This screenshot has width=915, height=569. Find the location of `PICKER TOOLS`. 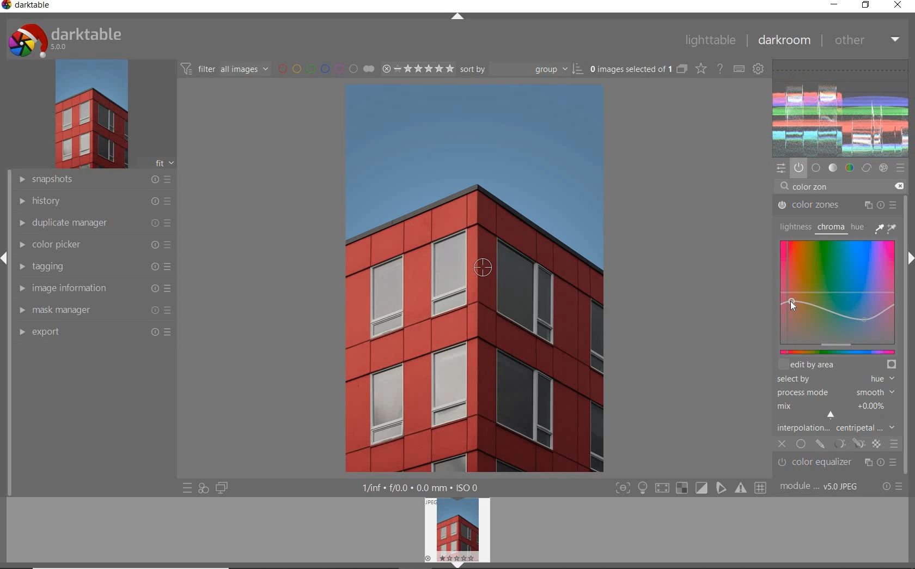

PICKER TOOLS is located at coordinates (887, 228).